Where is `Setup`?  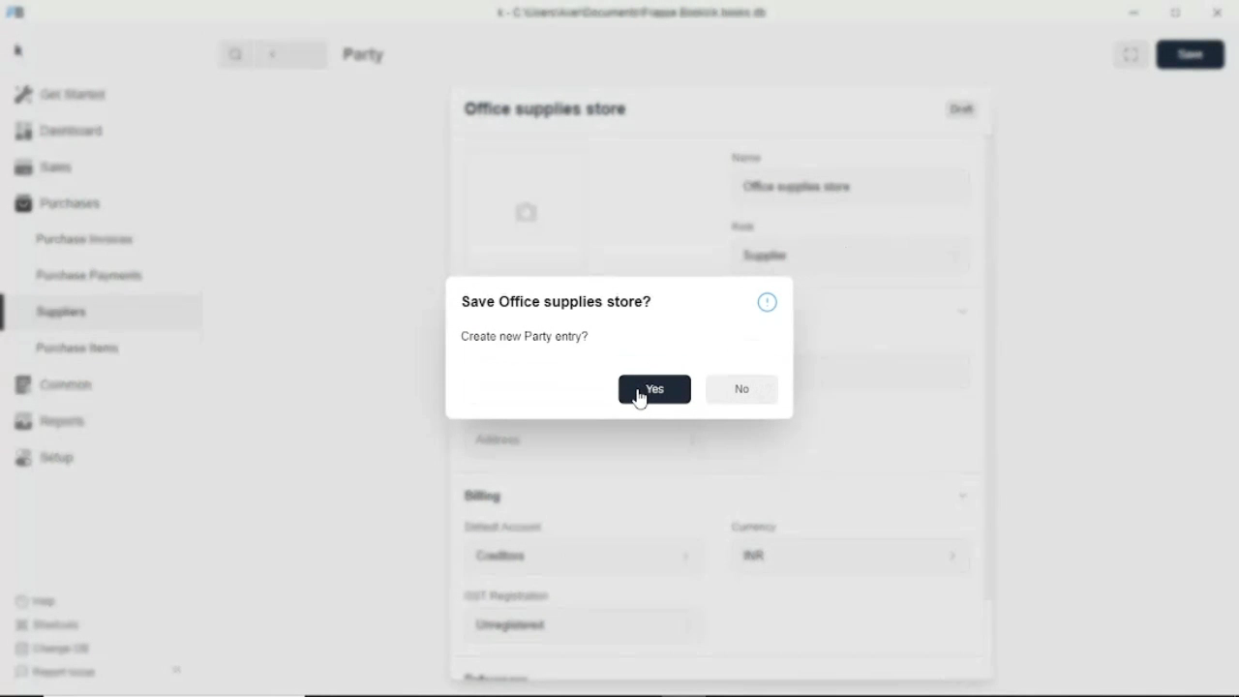 Setup is located at coordinates (45, 458).